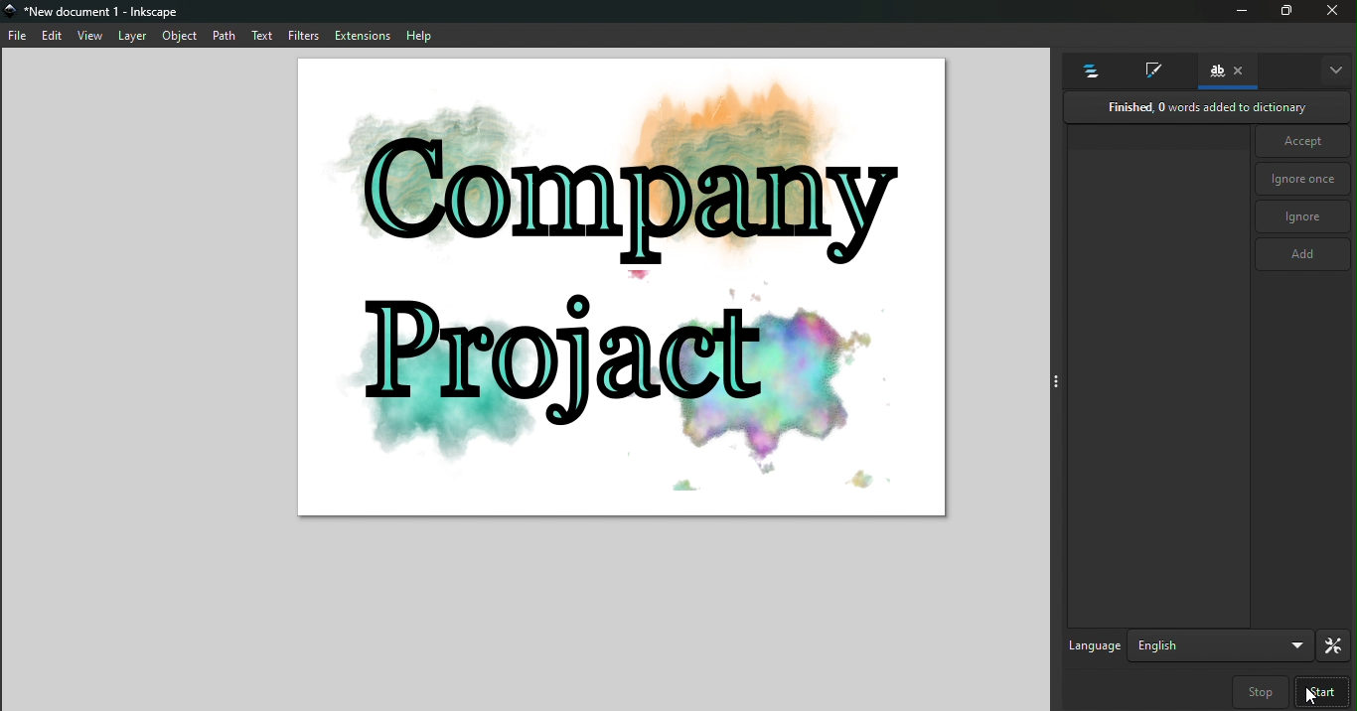 The width and height of the screenshot is (1357, 711). Describe the element at coordinates (262, 35) in the screenshot. I see `text` at that location.